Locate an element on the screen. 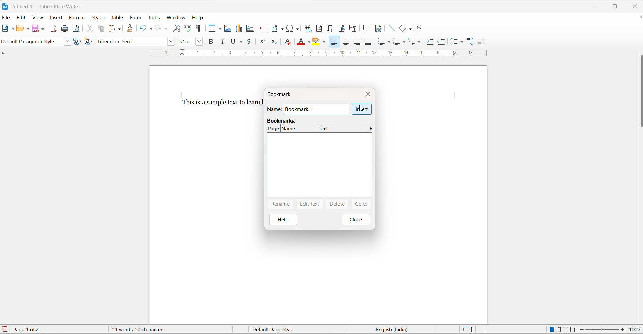 The height and width of the screenshot is (334, 643). insert is located at coordinates (56, 17).